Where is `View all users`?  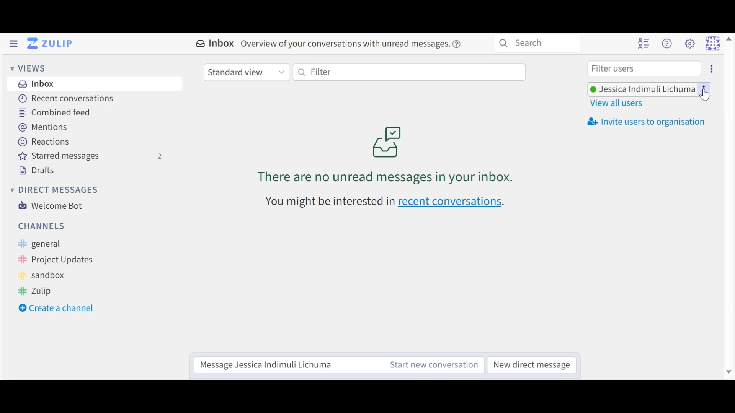
View all users is located at coordinates (617, 104).